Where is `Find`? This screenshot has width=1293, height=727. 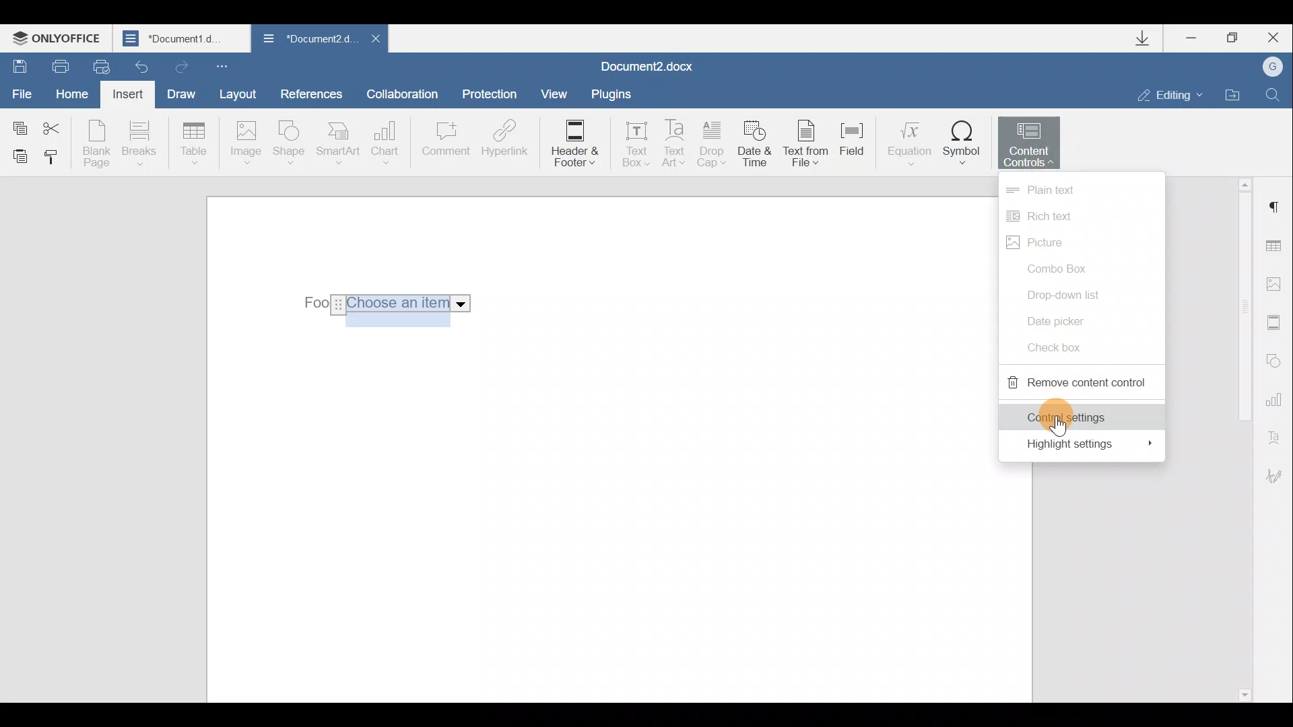 Find is located at coordinates (1273, 94).